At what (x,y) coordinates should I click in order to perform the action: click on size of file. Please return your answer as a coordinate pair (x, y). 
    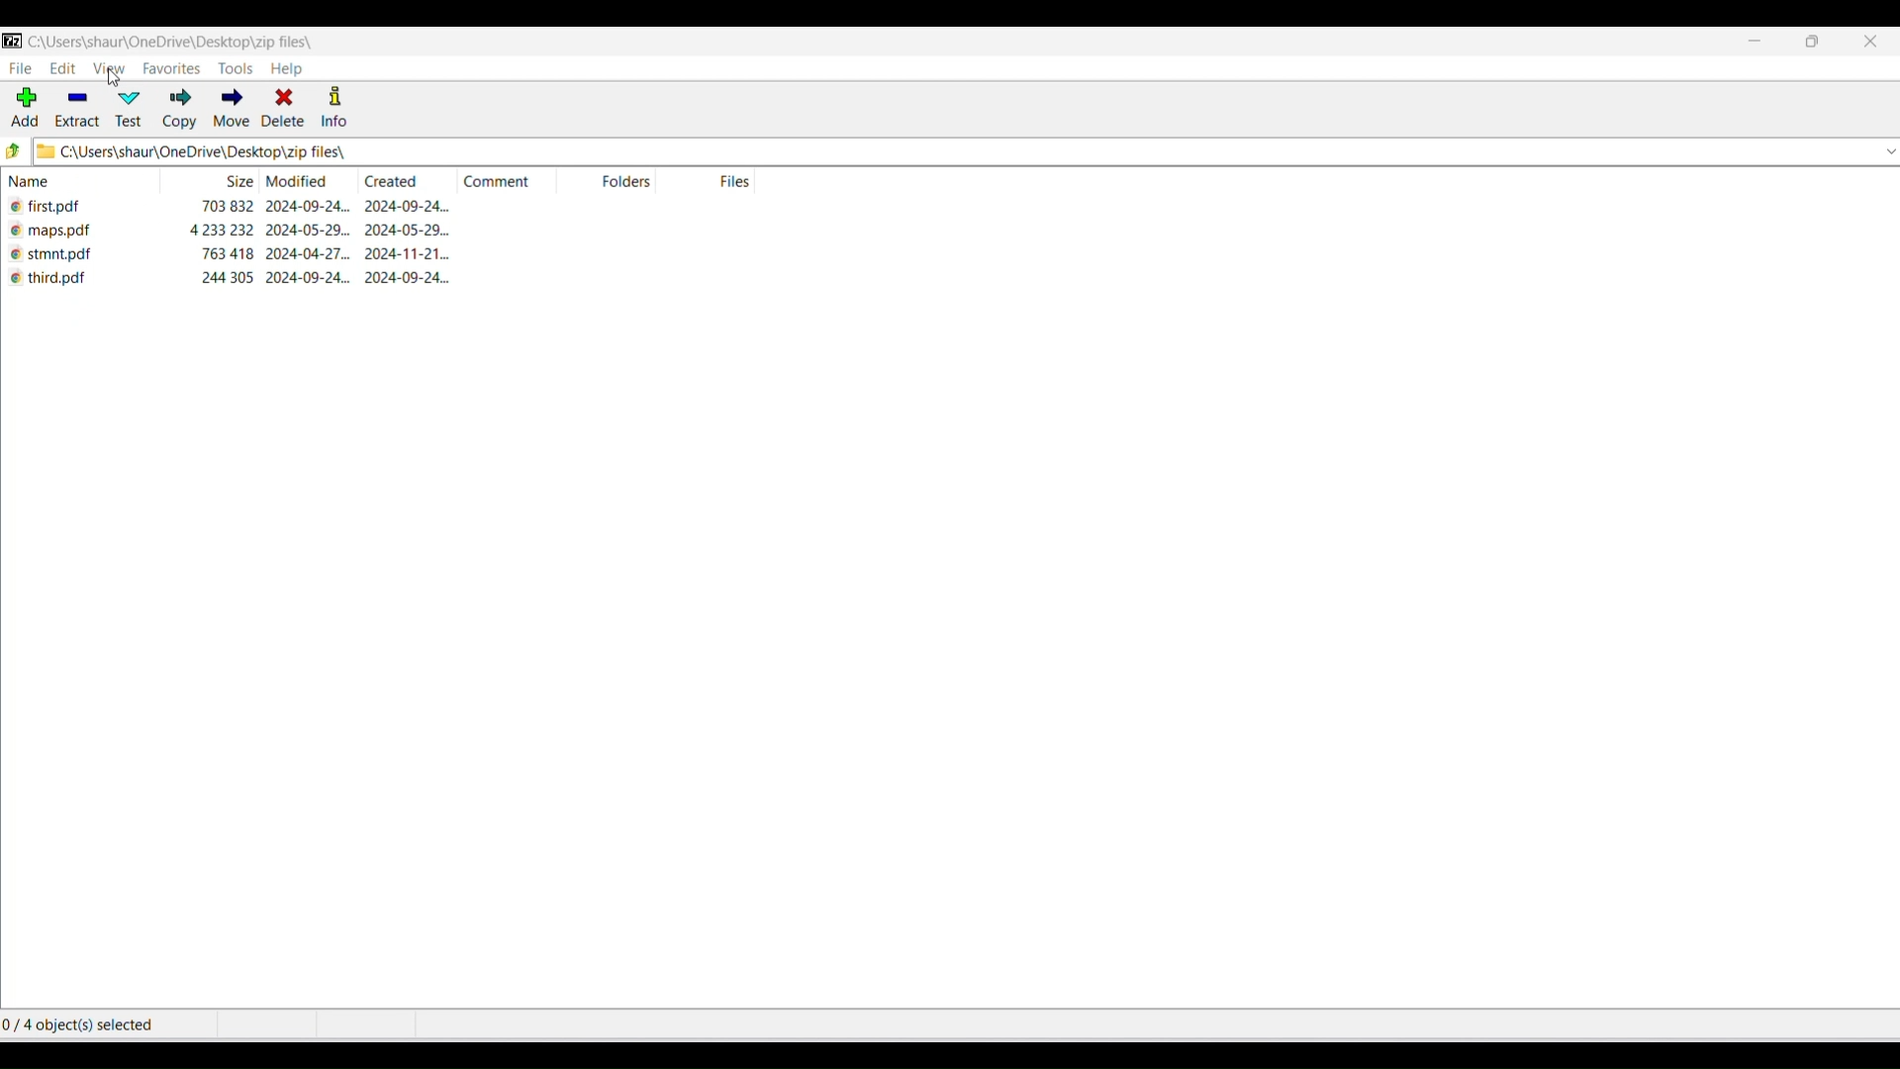
    Looking at the image, I should click on (227, 207).